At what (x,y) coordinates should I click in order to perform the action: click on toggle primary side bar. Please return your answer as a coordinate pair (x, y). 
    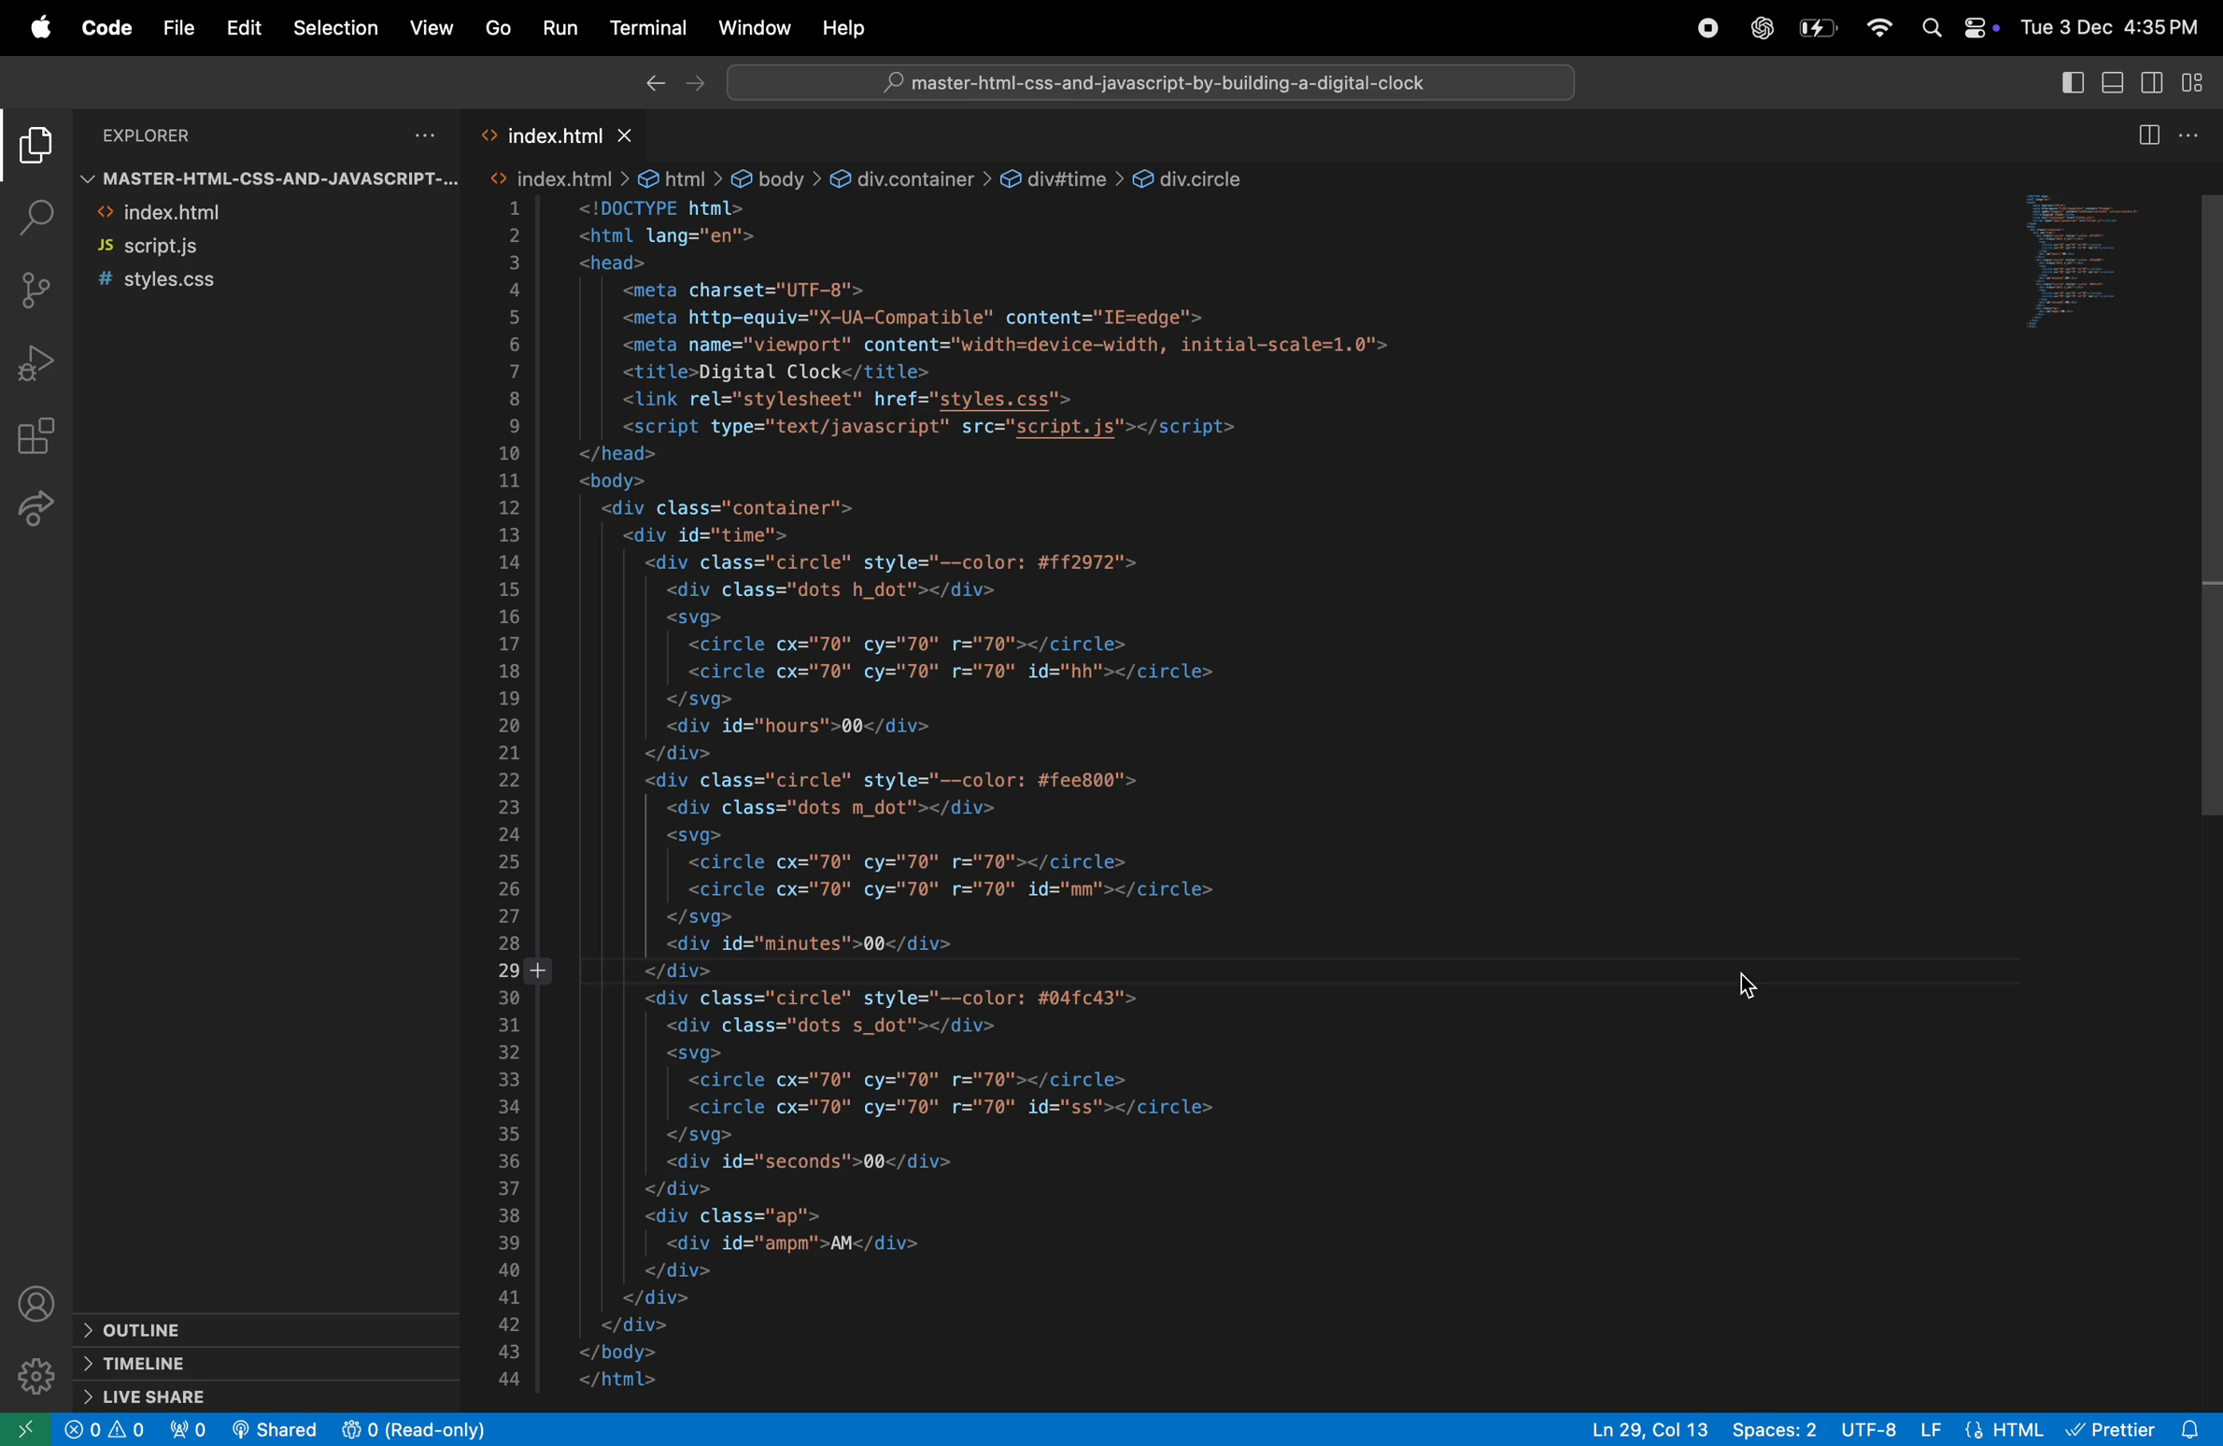
    Looking at the image, I should click on (2060, 82).